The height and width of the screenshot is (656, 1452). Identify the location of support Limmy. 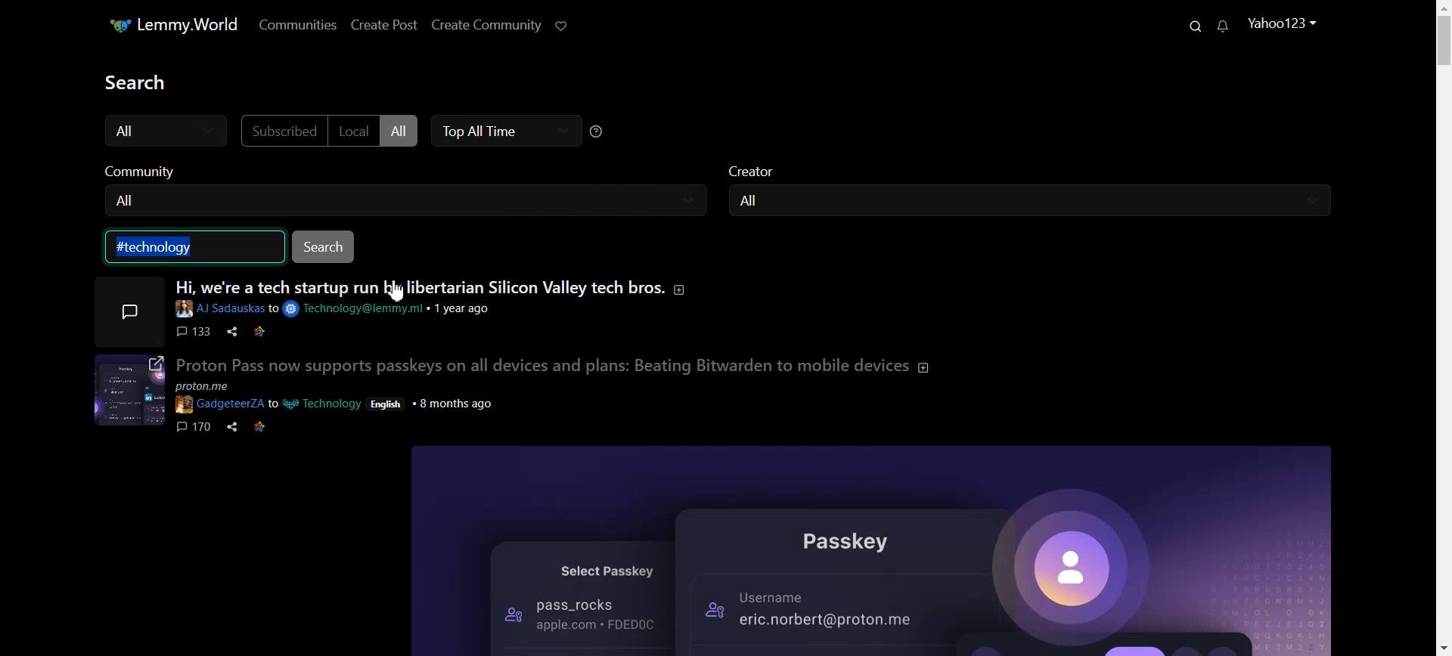
(564, 24).